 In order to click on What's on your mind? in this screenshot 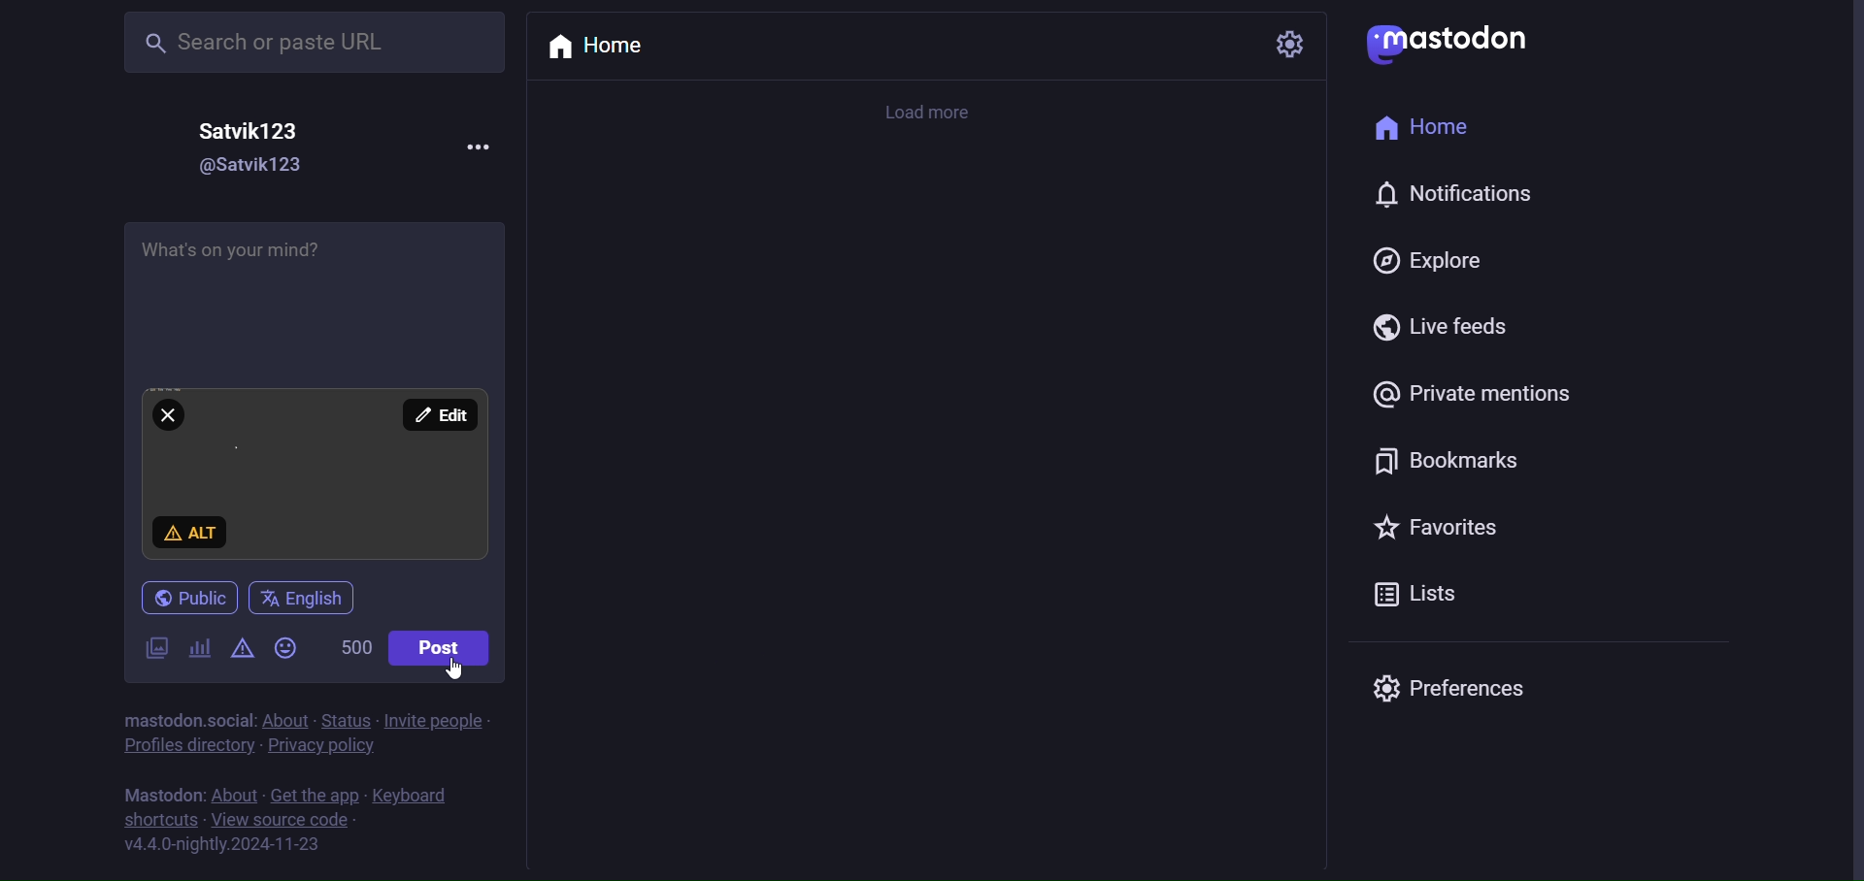, I will do `click(315, 289)`.